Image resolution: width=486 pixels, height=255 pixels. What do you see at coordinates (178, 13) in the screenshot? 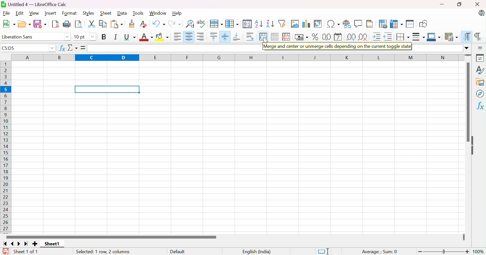
I see `Help` at bounding box center [178, 13].